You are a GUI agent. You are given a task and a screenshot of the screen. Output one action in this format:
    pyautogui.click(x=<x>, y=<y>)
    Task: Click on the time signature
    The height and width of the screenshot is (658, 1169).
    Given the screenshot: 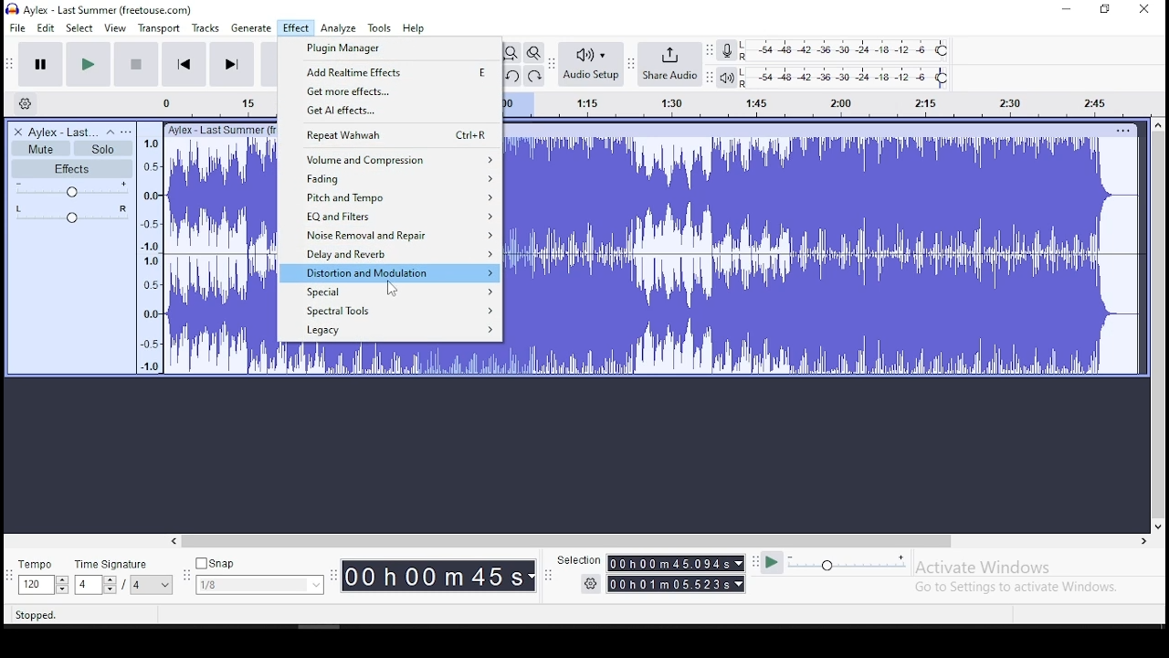 What is the action you would take?
    pyautogui.click(x=124, y=578)
    